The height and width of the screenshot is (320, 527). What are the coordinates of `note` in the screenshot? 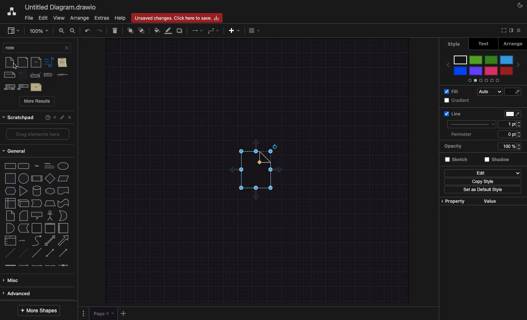 It's located at (23, 75).